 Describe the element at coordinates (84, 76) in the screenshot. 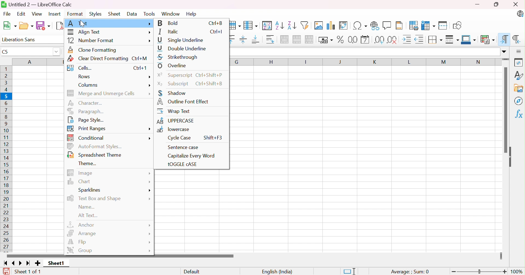

I see `Rows` at that location.